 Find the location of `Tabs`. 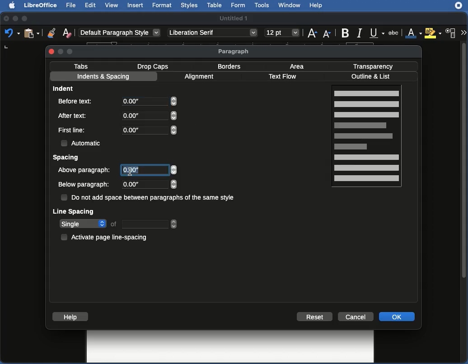

Tabs is located at coordinates (81, 66).